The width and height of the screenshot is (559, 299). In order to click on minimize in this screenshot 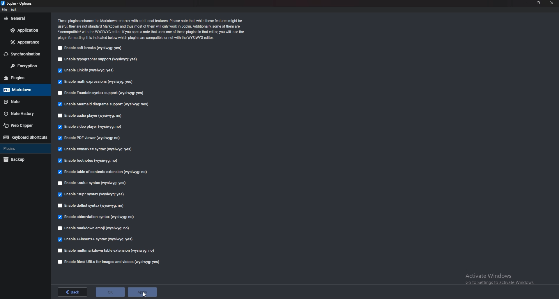, I will do `click(525, 3)`.